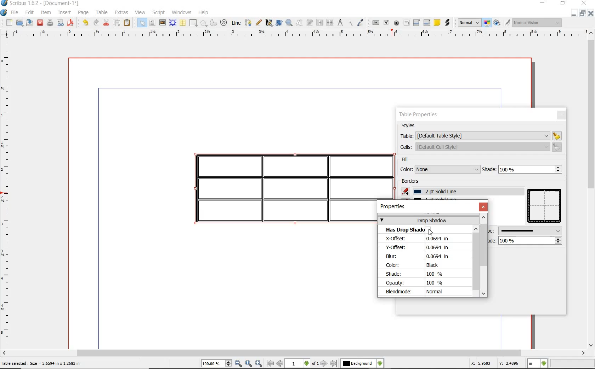  Describe the element at coordinates (431, 232) in the screenshot. I see `Cursor` at that location.